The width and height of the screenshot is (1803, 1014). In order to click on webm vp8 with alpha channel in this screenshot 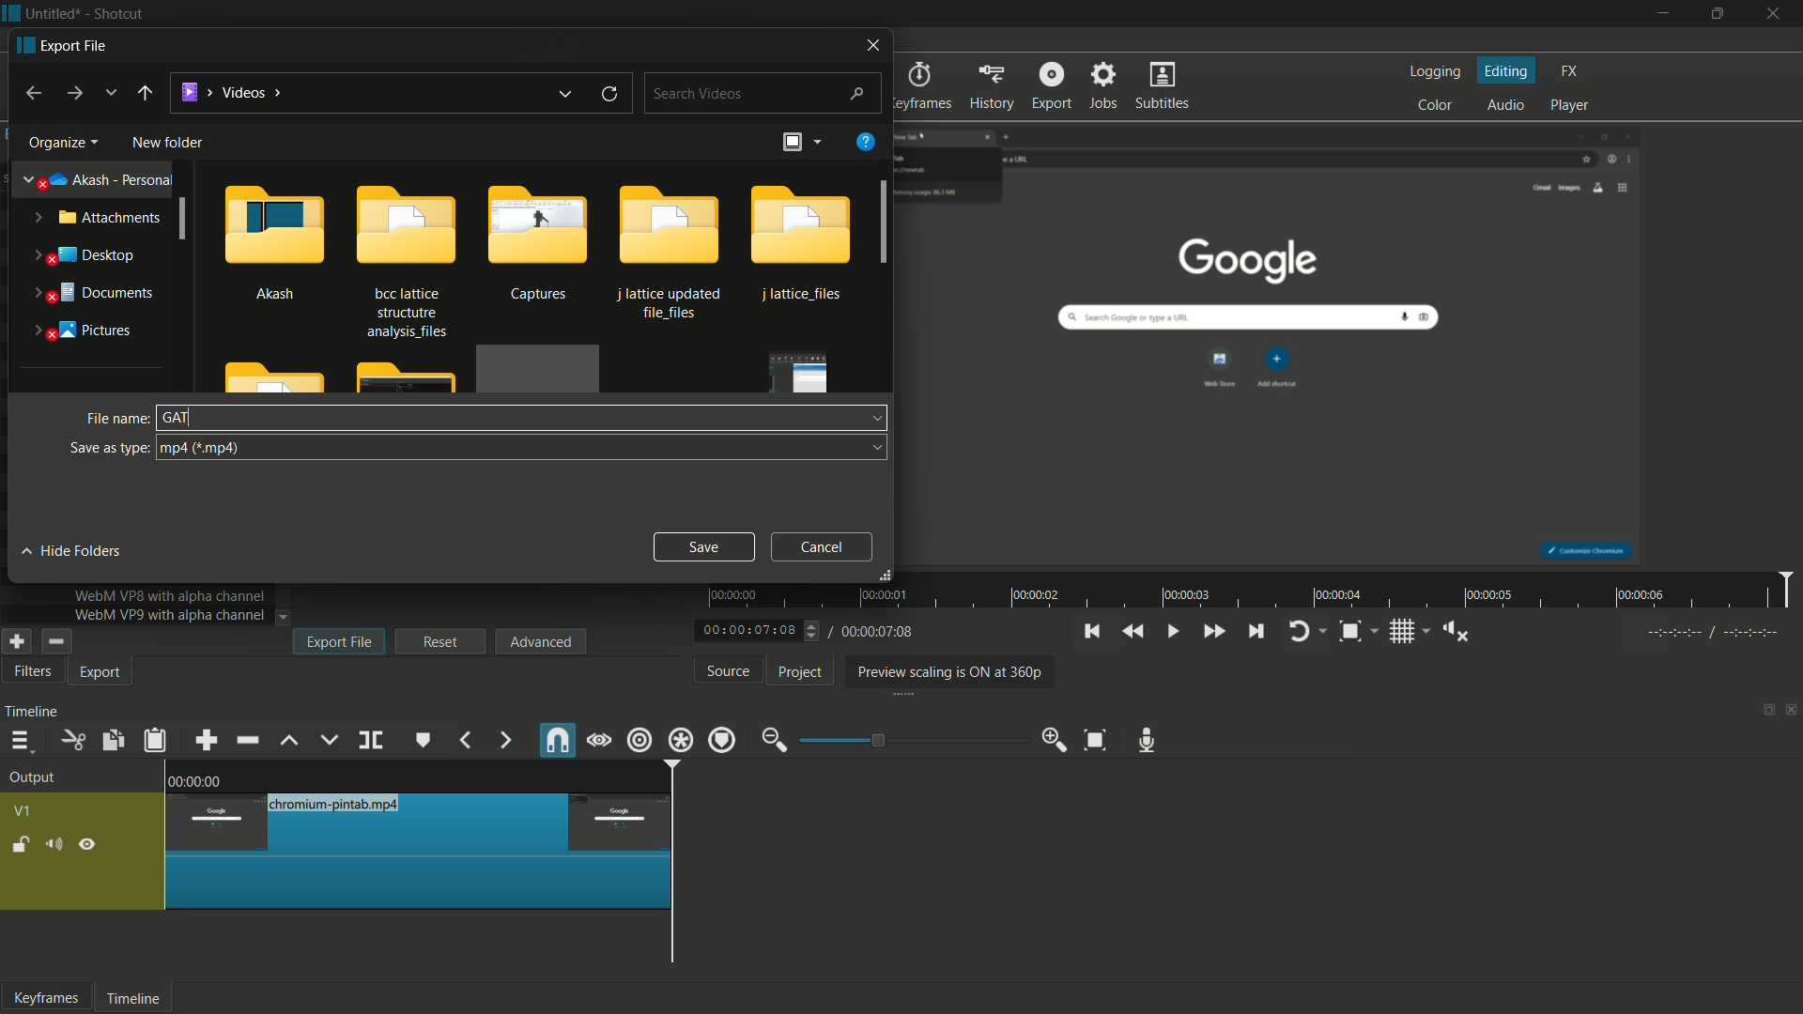, I will do `click(168, 597)`.